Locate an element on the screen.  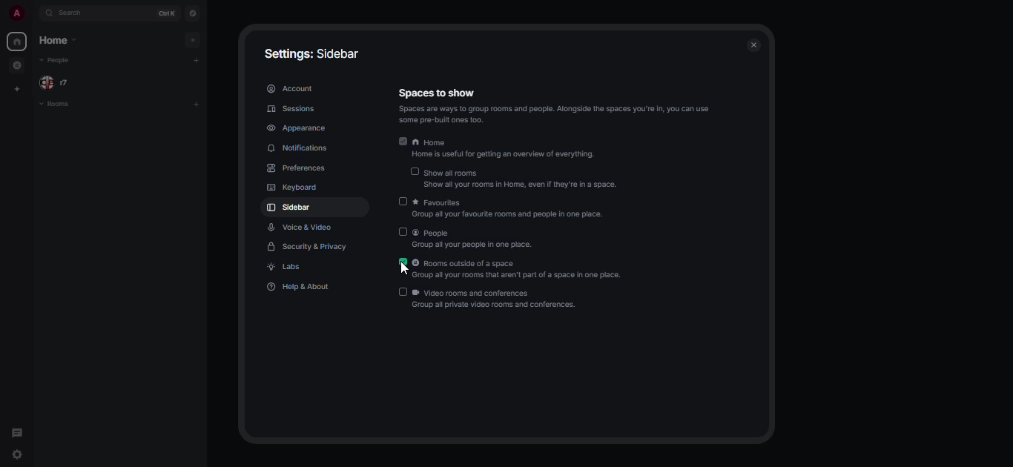
threads is located at coordinates (18, 434).